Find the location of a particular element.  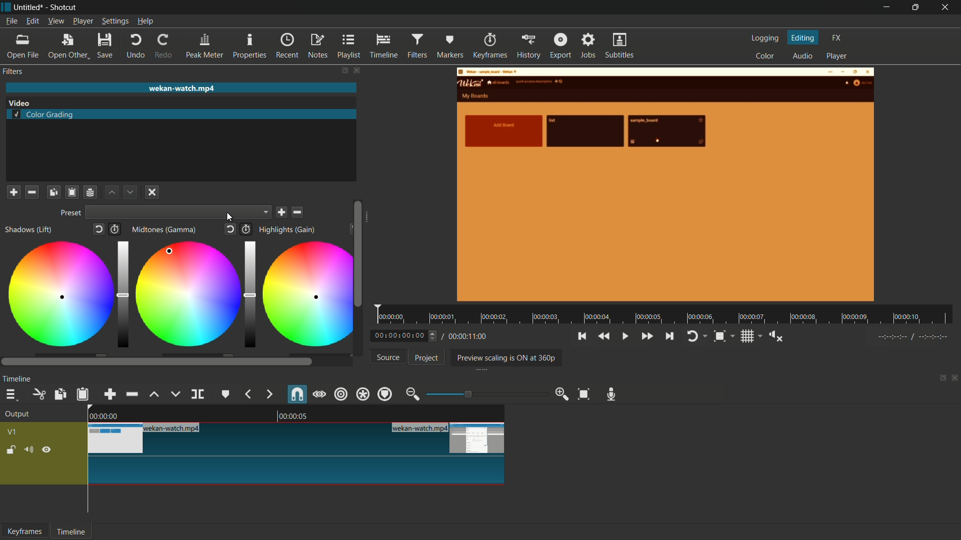

delete is located at coordinates (298, 212).